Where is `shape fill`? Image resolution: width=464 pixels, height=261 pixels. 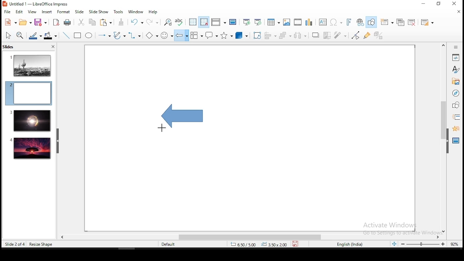 shape fill is located at coordinates (50, 36).